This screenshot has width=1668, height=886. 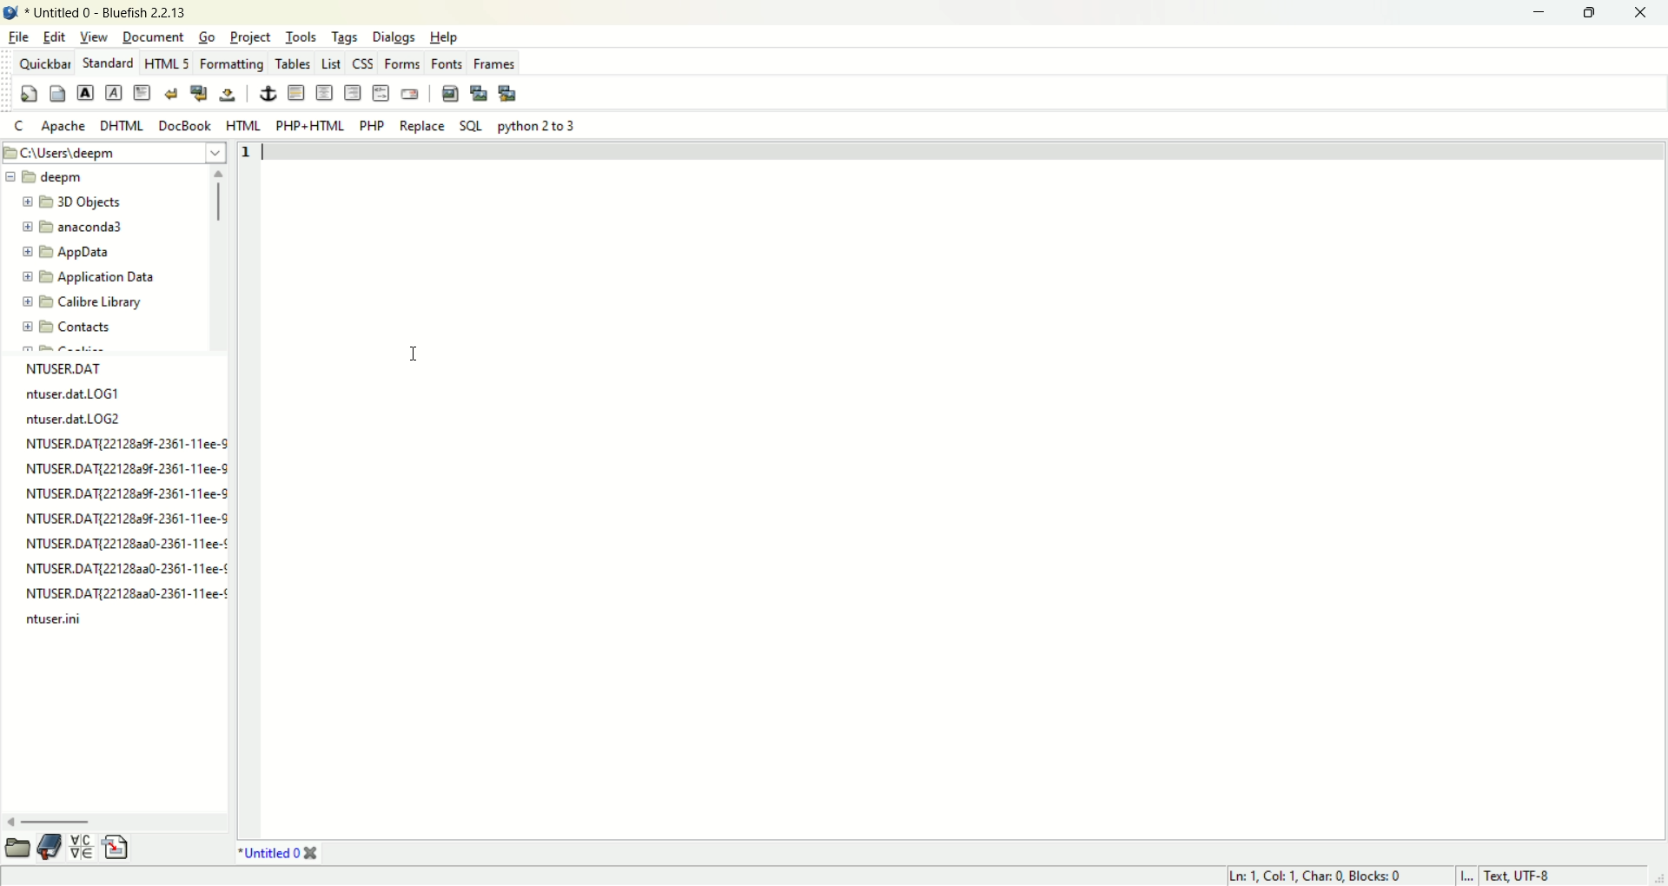 What do you see at coordinates (353, 92) in the screenshot?
I see `right justify` at bounding box center [353, 92].